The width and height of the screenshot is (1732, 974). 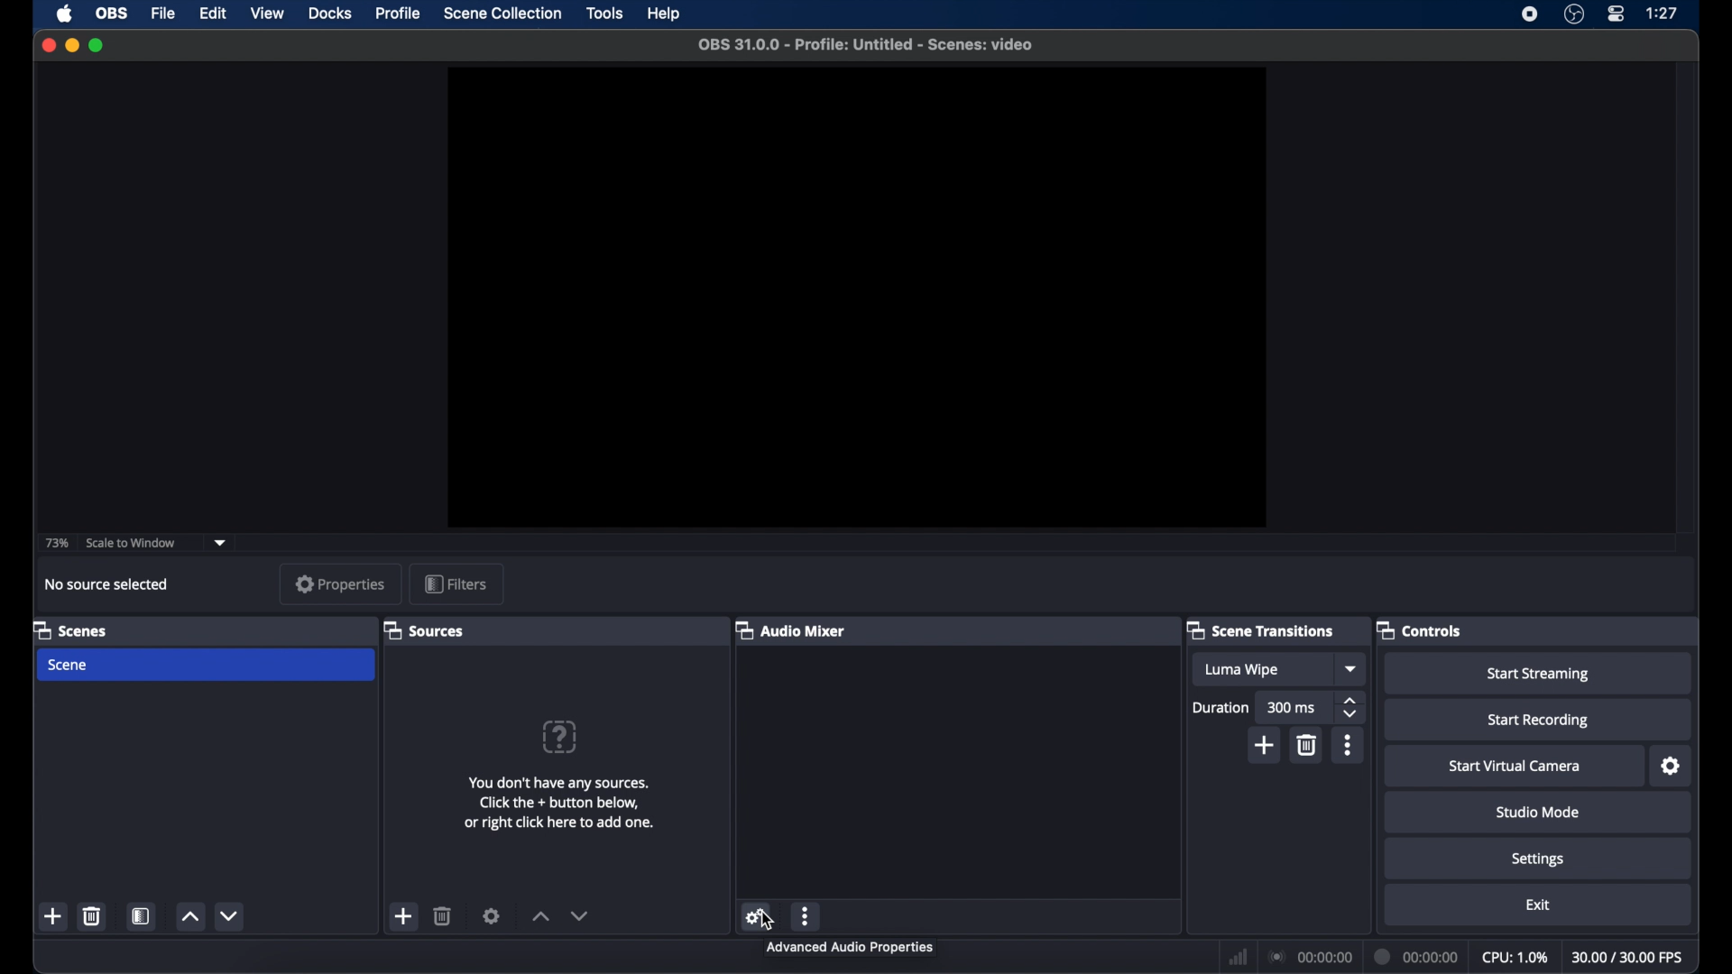 What do you see at coordinates (55, 544) in the screenshot?
I see `73%` at bounding box center [55, 544].